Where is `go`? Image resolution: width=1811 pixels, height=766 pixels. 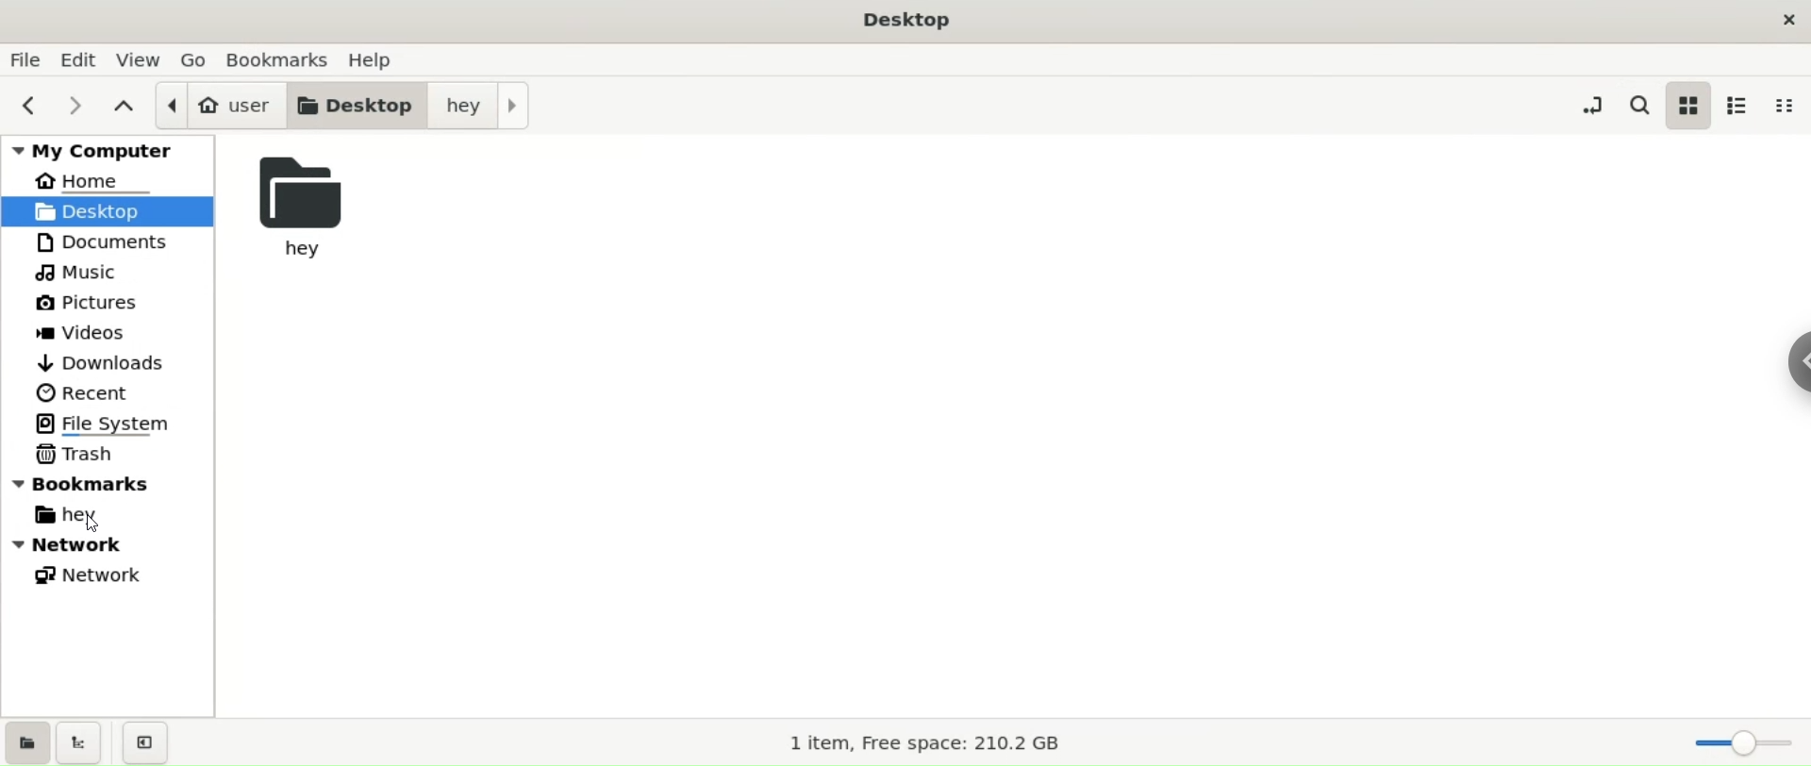
go is located at coordinates (196, 58).